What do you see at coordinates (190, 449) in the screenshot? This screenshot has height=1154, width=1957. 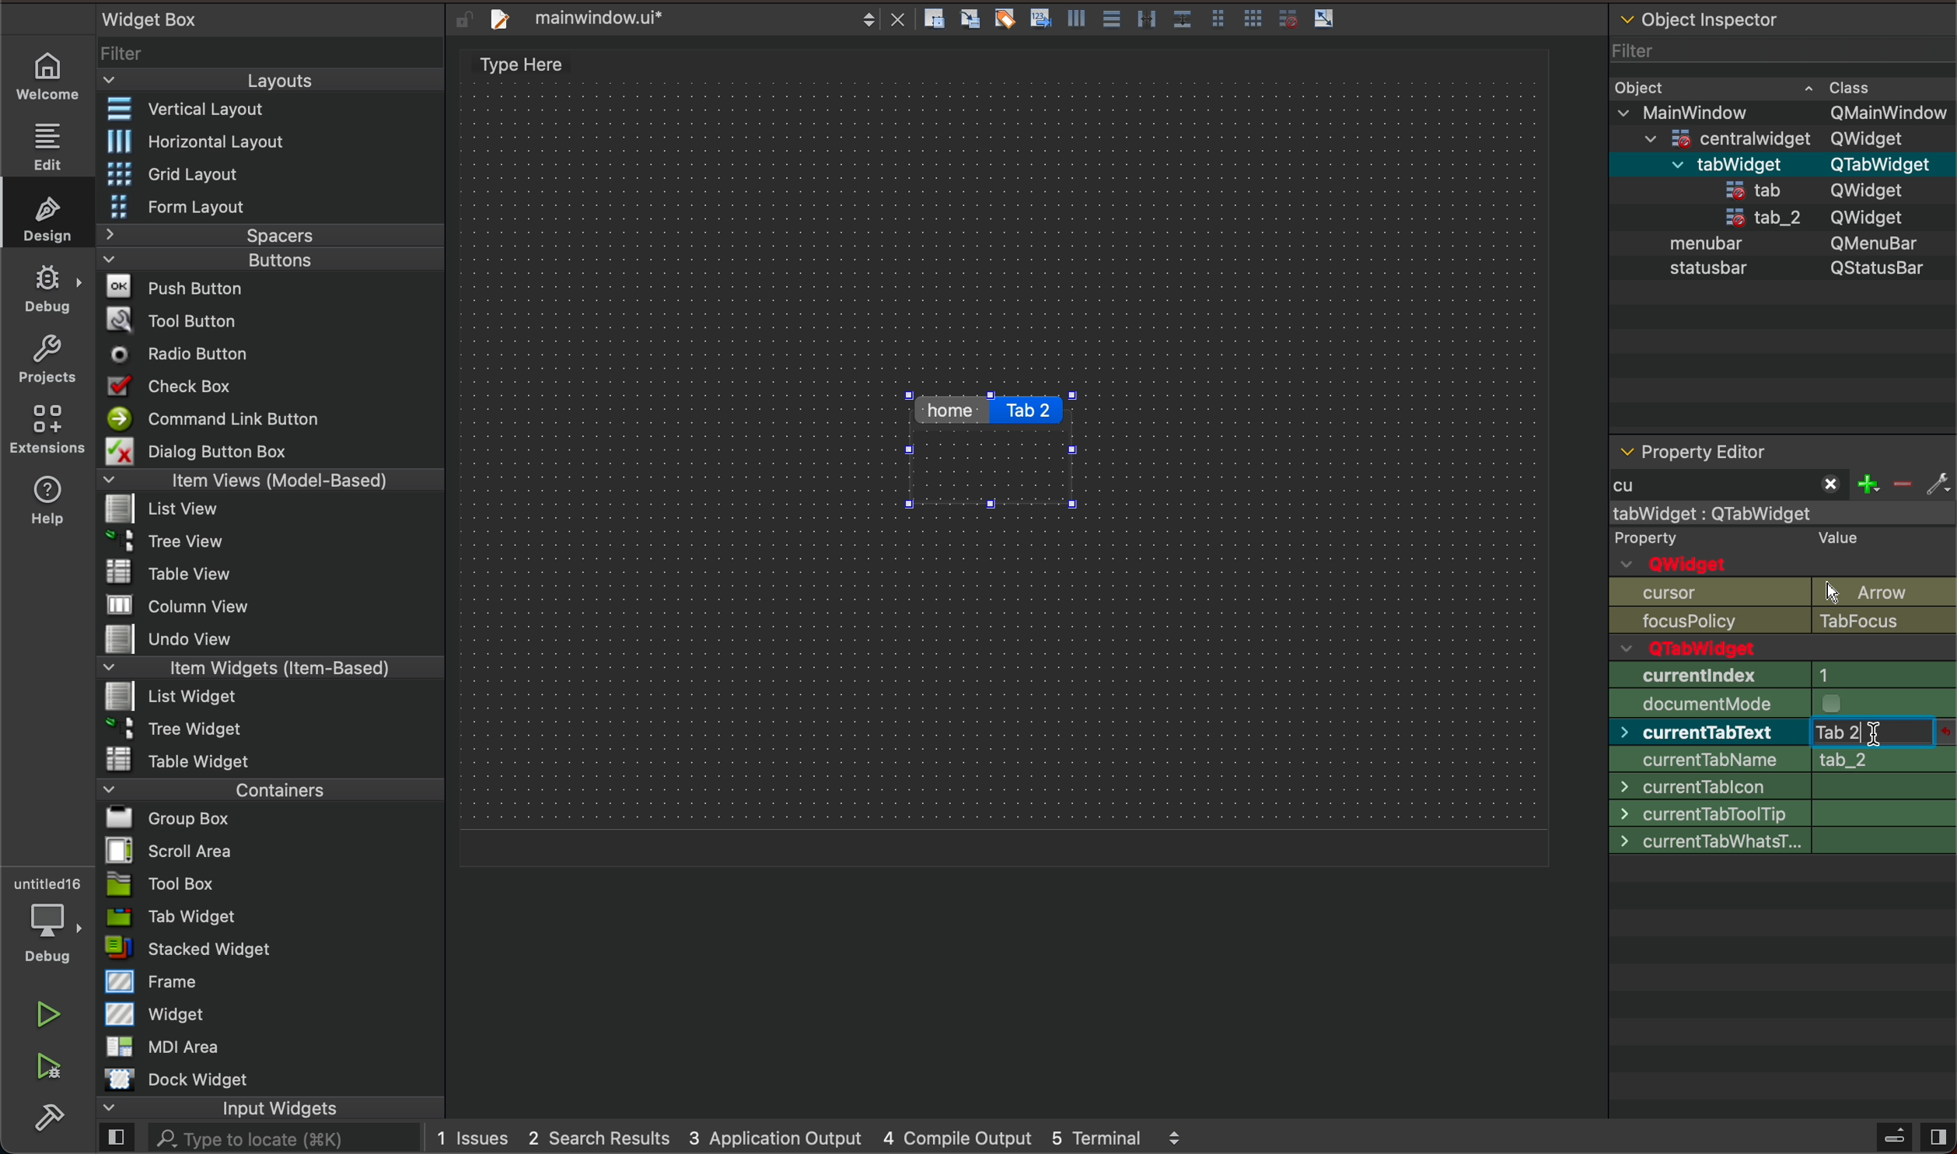 I see `Dialog Button Box` at bounding box center [190, 449].